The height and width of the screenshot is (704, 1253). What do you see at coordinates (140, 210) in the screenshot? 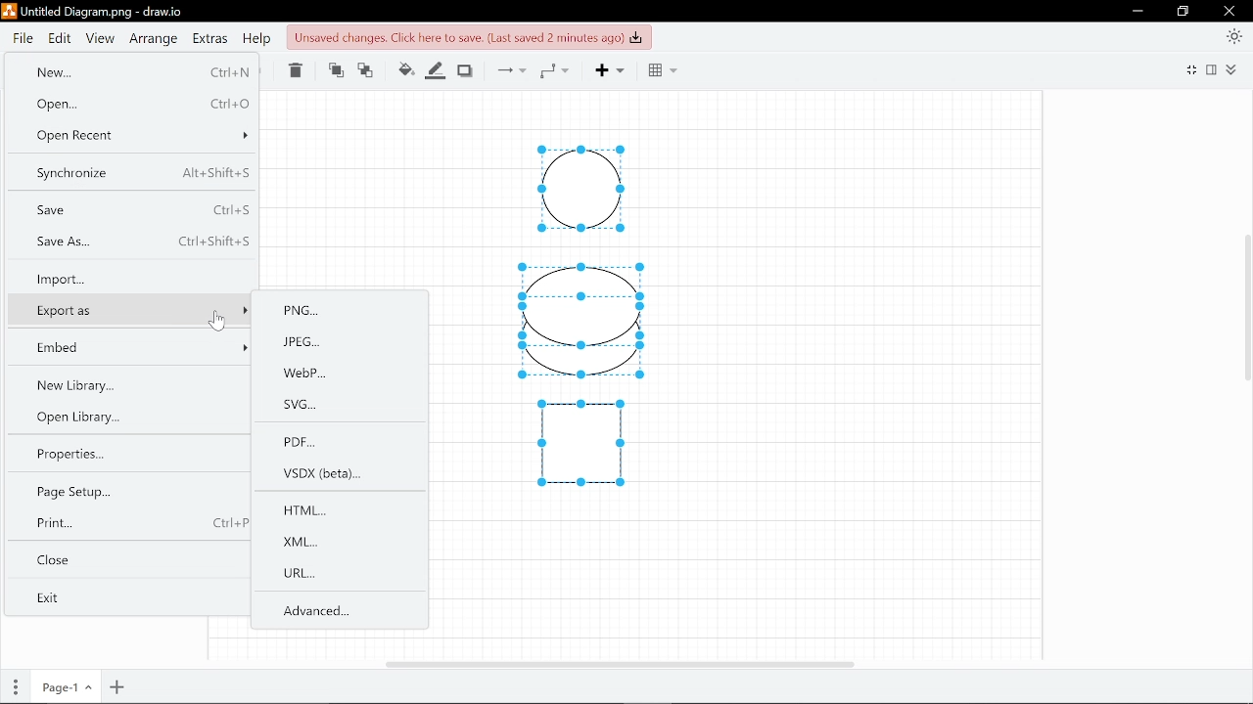
I see `Save` at bounding box center [140, 210].